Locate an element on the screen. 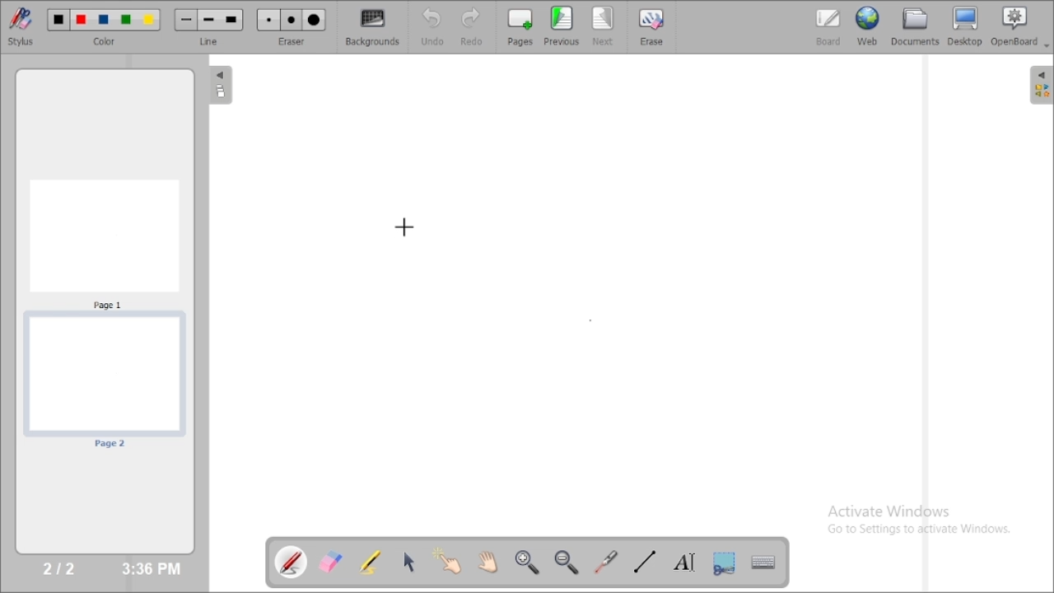 Image resolution: width=1054 pixels, height=593 pixels. Small eraser is located at coordinates (268, 21).